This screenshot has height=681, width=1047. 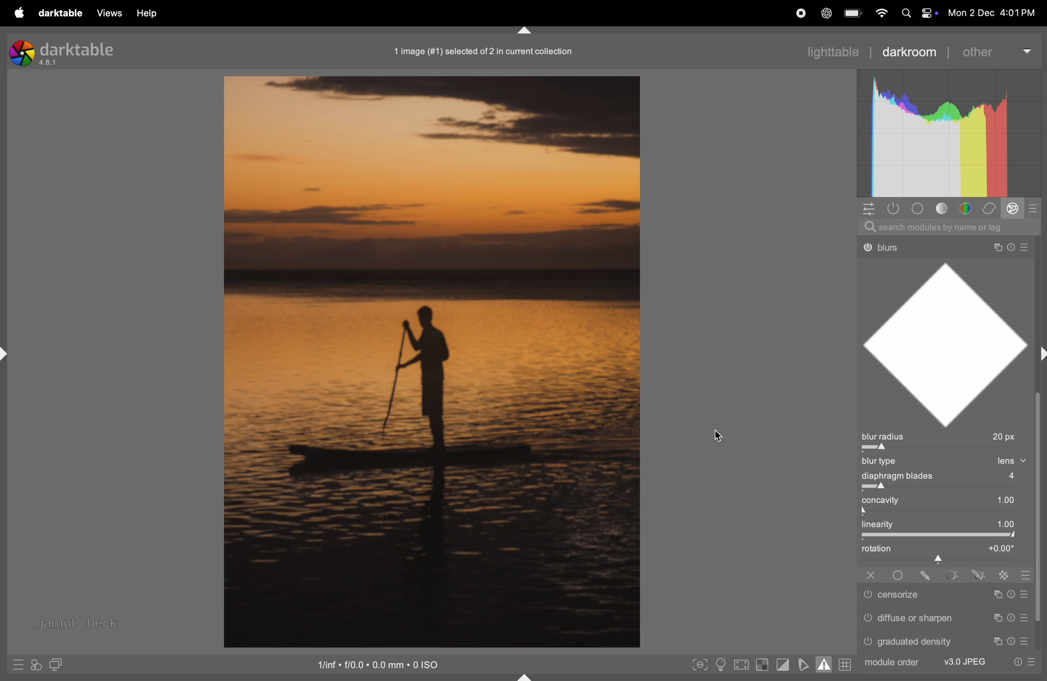 What do you see at coordinates (379, 663) in the screenshot?
I see `iso satandard` at bounding box center [379, 663].